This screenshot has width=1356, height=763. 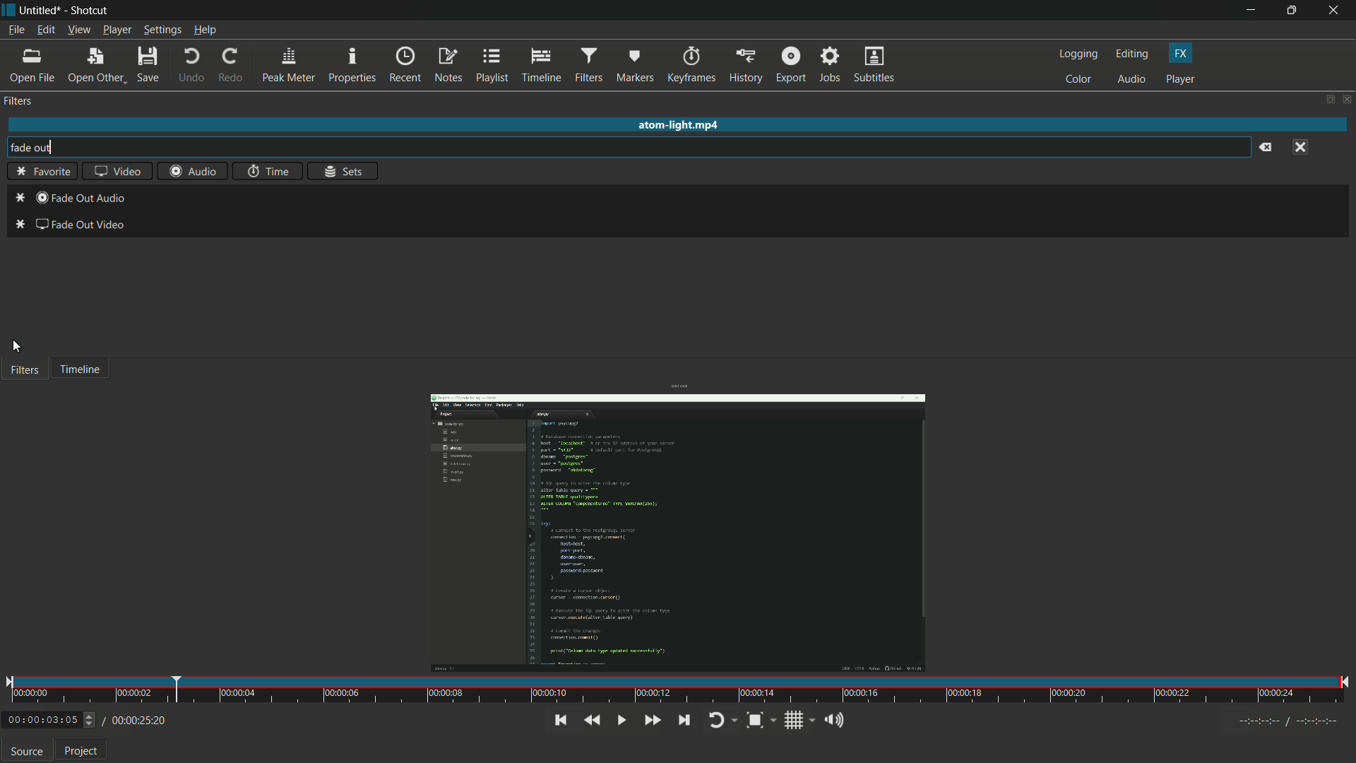 What do you see at coordinates (18, 101) in the screenshot?
I see `filters` at bounding box center [18, 101].